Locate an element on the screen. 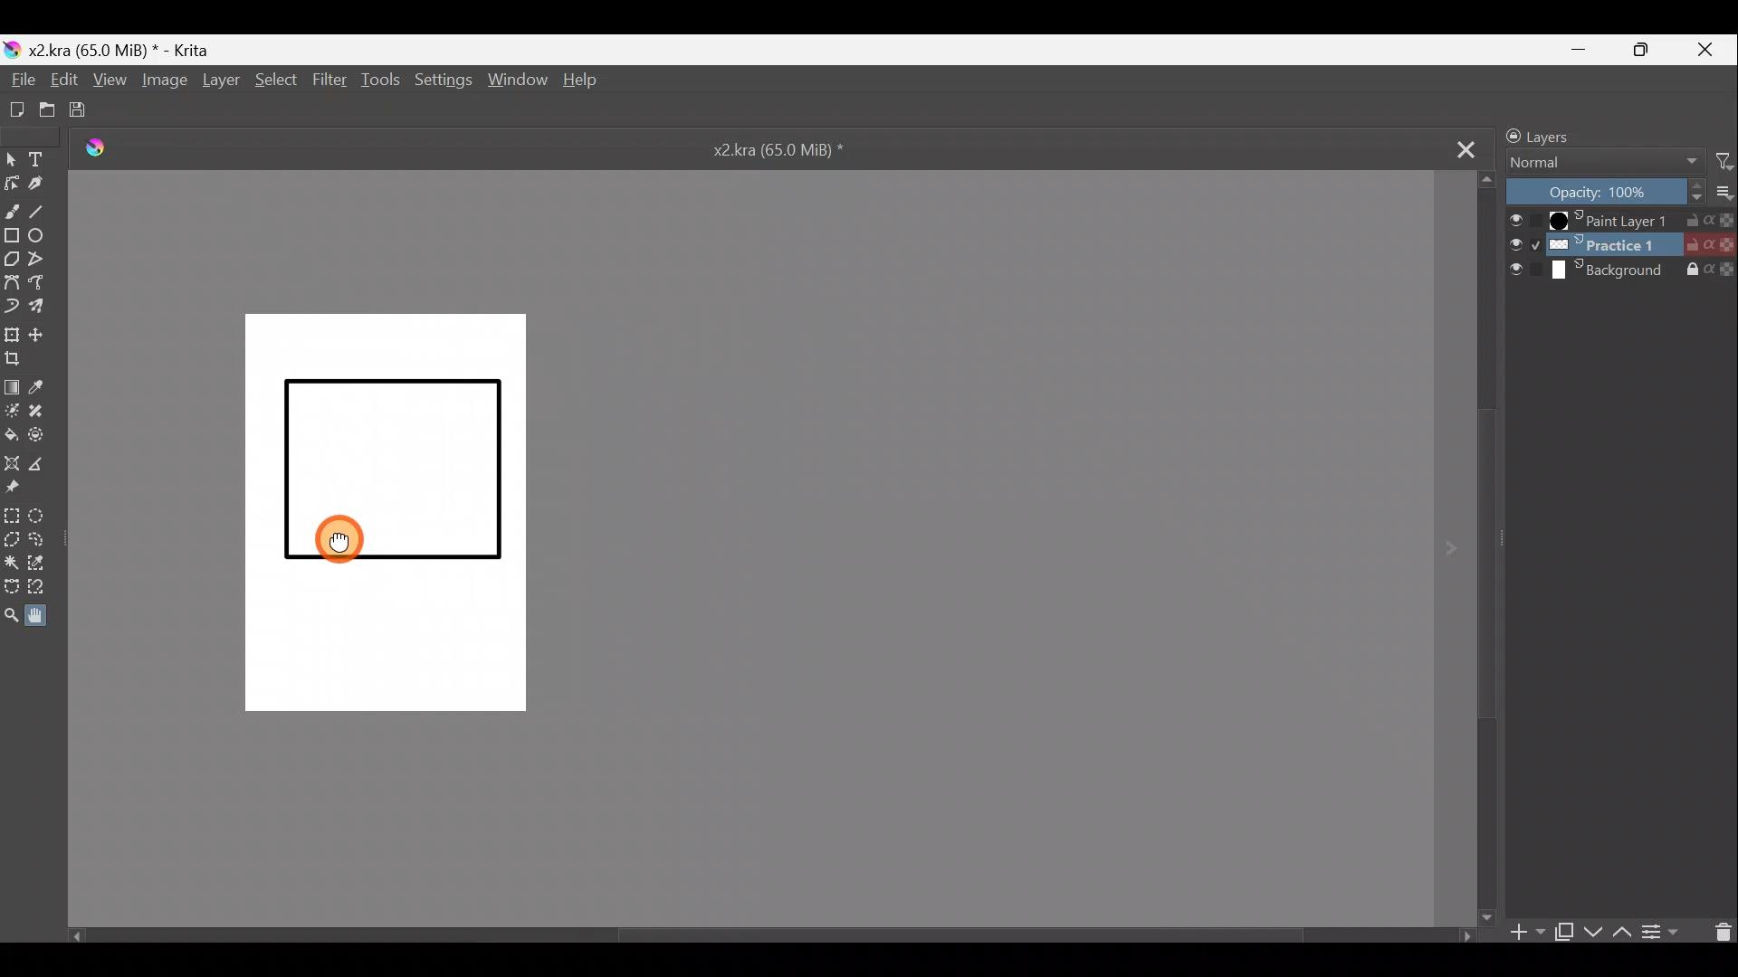  Scroll bar is located at coordinates (769, 939).